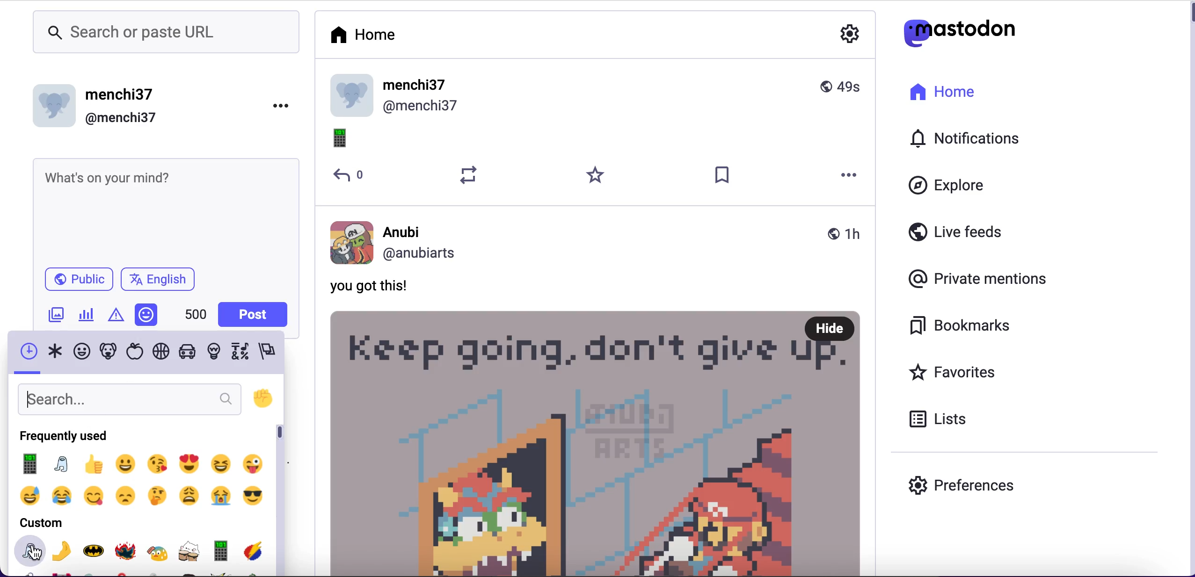 The image size is (1195, 577). I want to click on lists, so click(937, 419).